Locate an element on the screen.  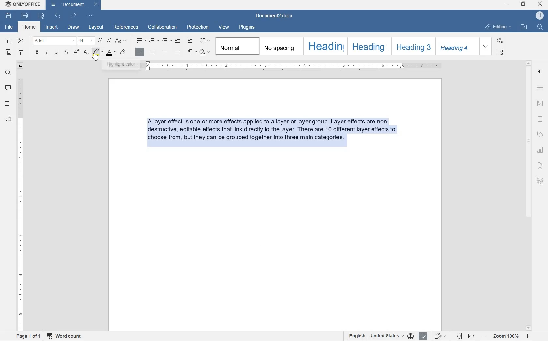
CHANGE CASE is located at coordinates (121, 41).